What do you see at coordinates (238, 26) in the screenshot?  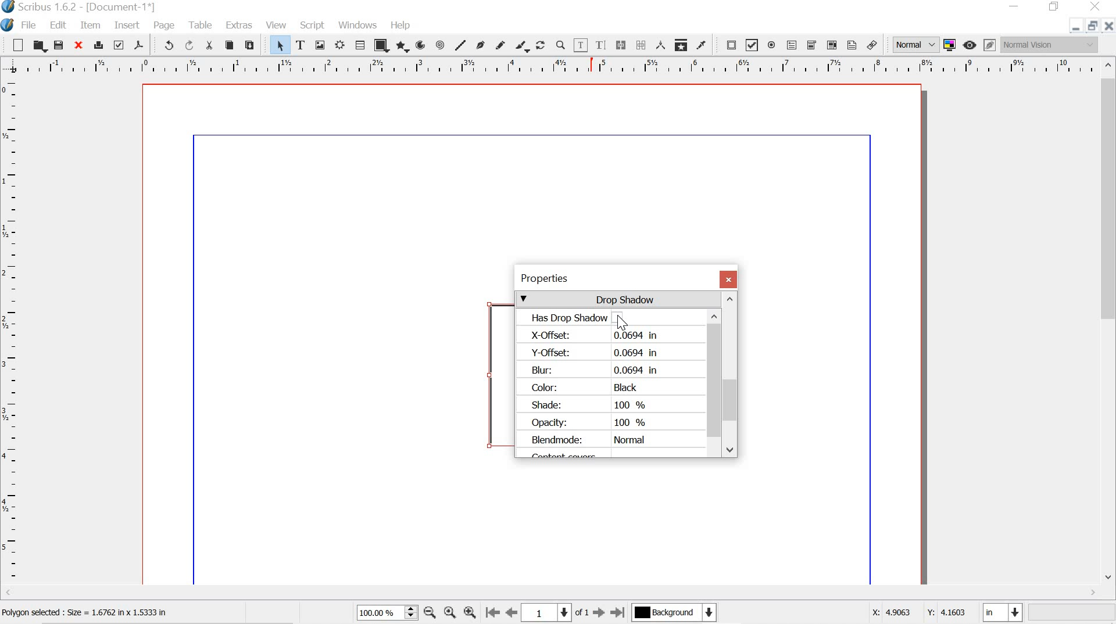 I see `EXTRAS` at bounding box center [238, 26].